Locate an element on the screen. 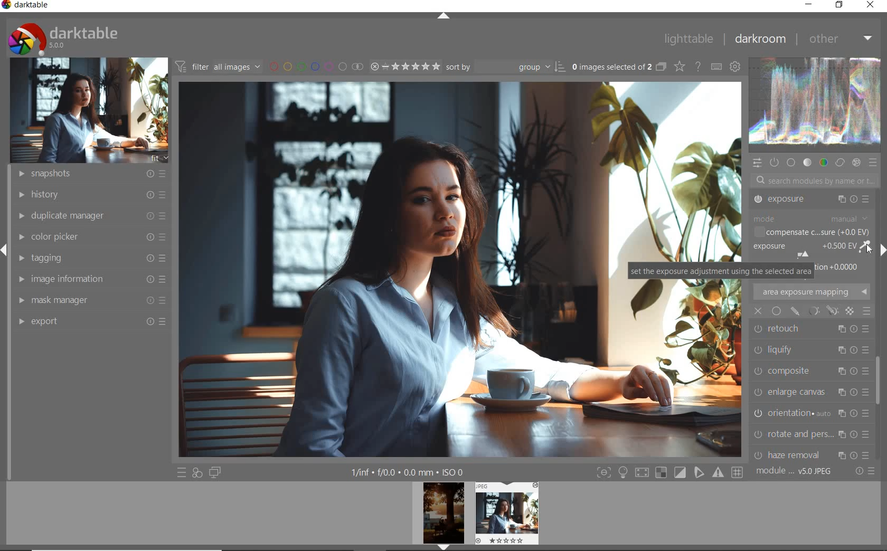  IMAGE PREVIEW is located at coordinates (443, 517).